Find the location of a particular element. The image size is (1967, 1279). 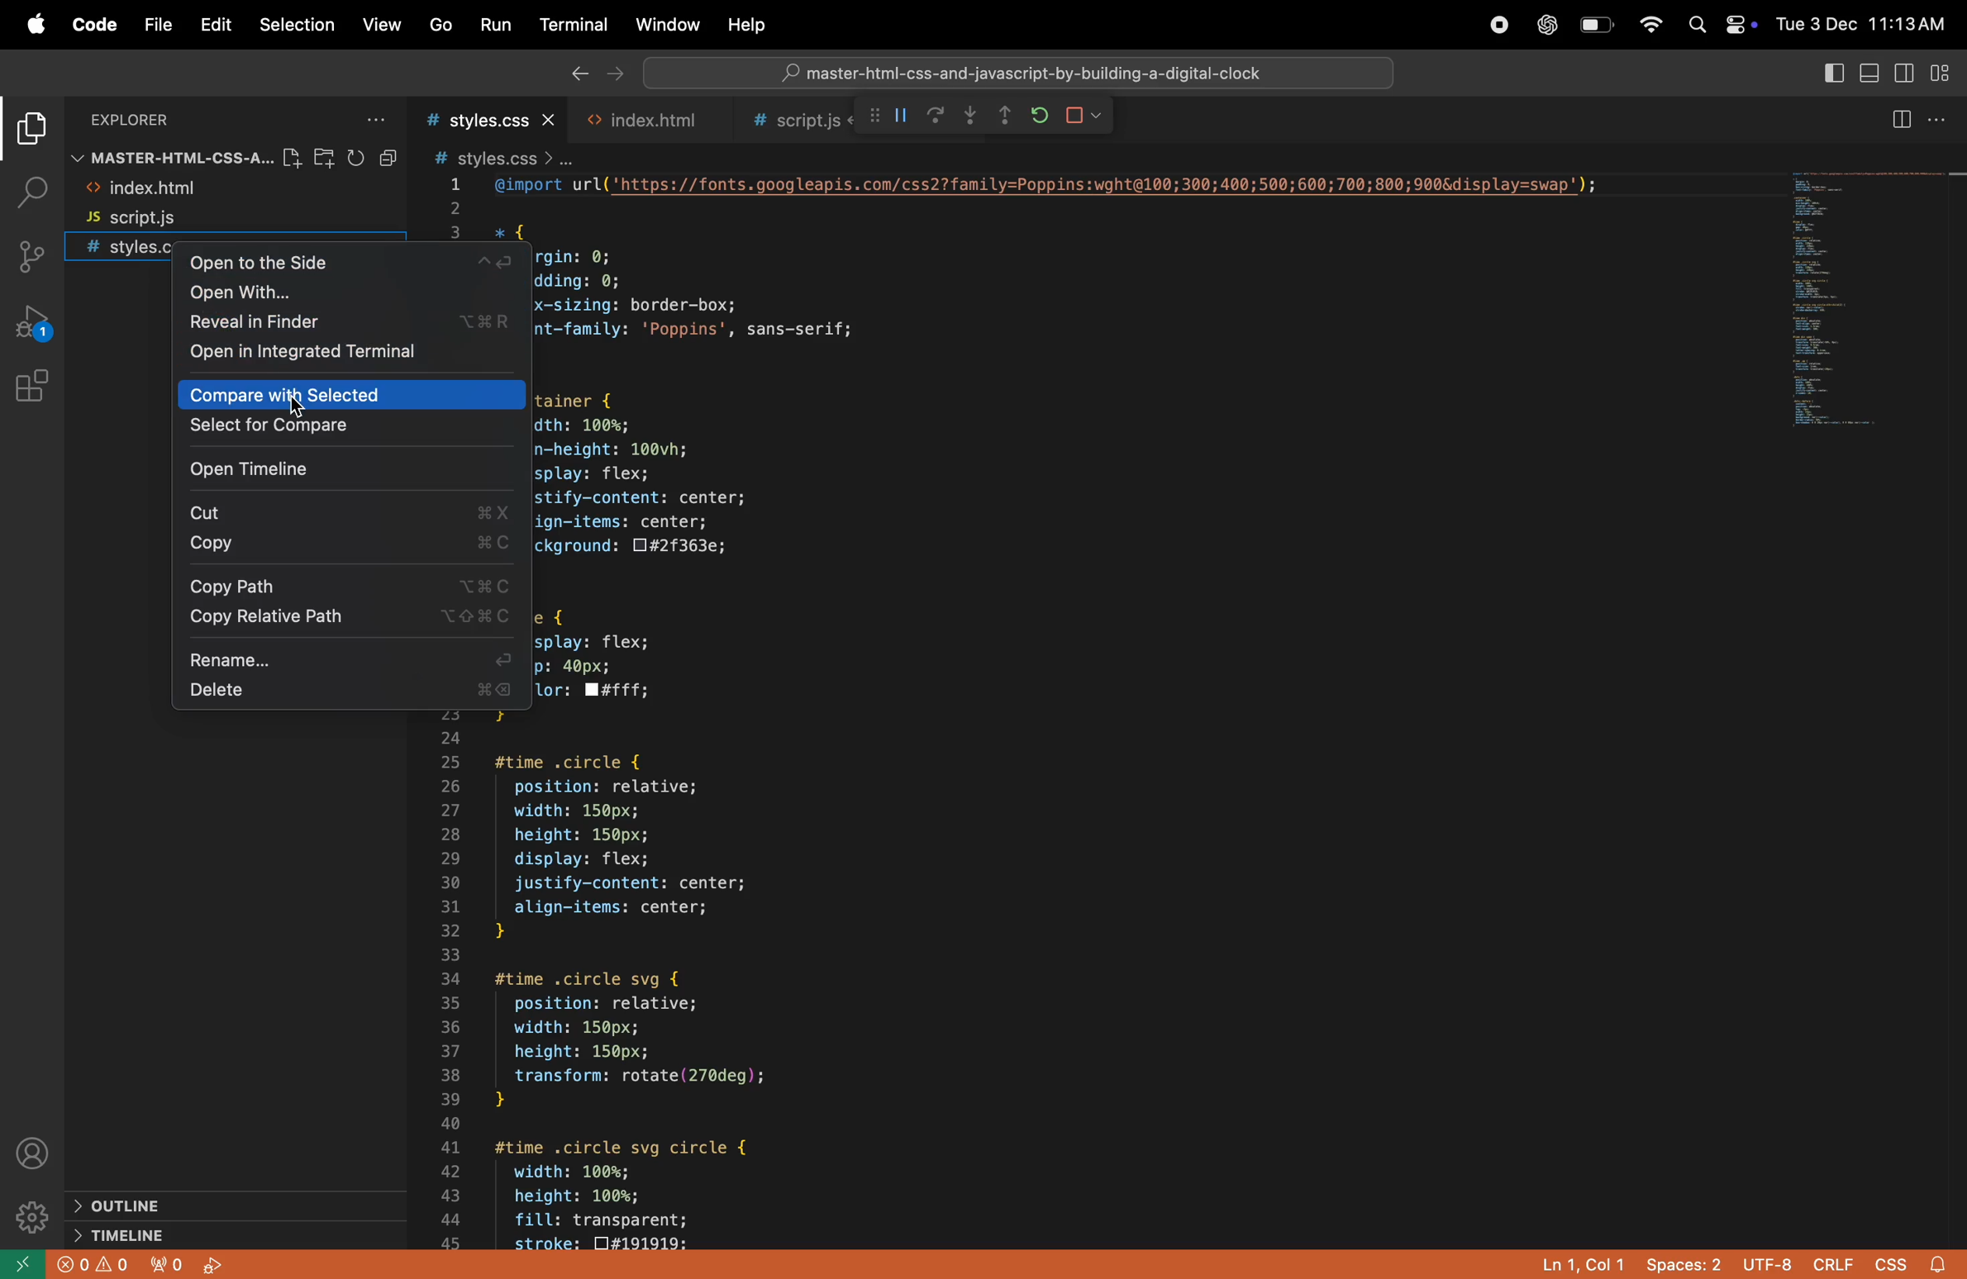

terminal is located at coordinates (571, 22).